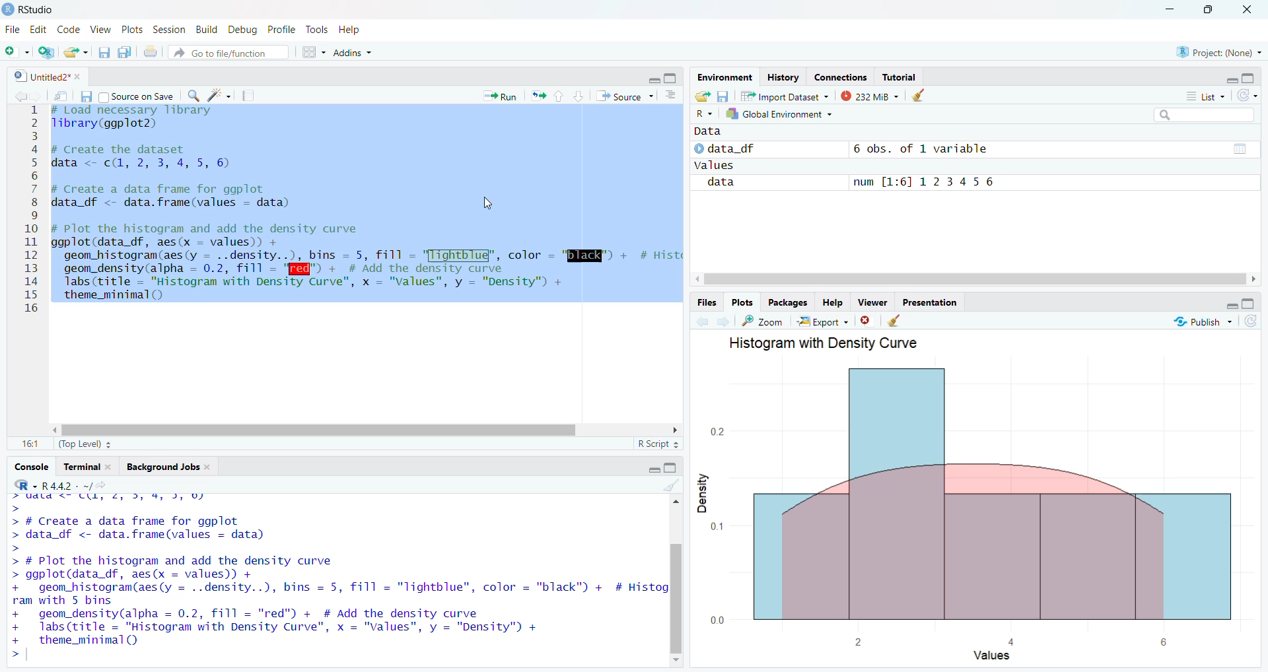 The image size is (1268, 672). Describe the element at coordinates (18, 627) in the screenshot. I see `+` at that location.